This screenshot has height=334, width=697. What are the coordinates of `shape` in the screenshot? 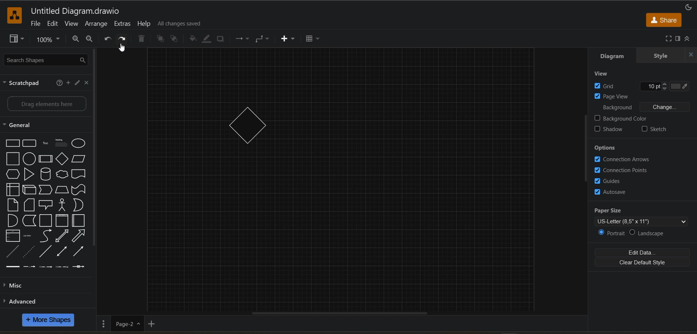 It's located at (248, 125).